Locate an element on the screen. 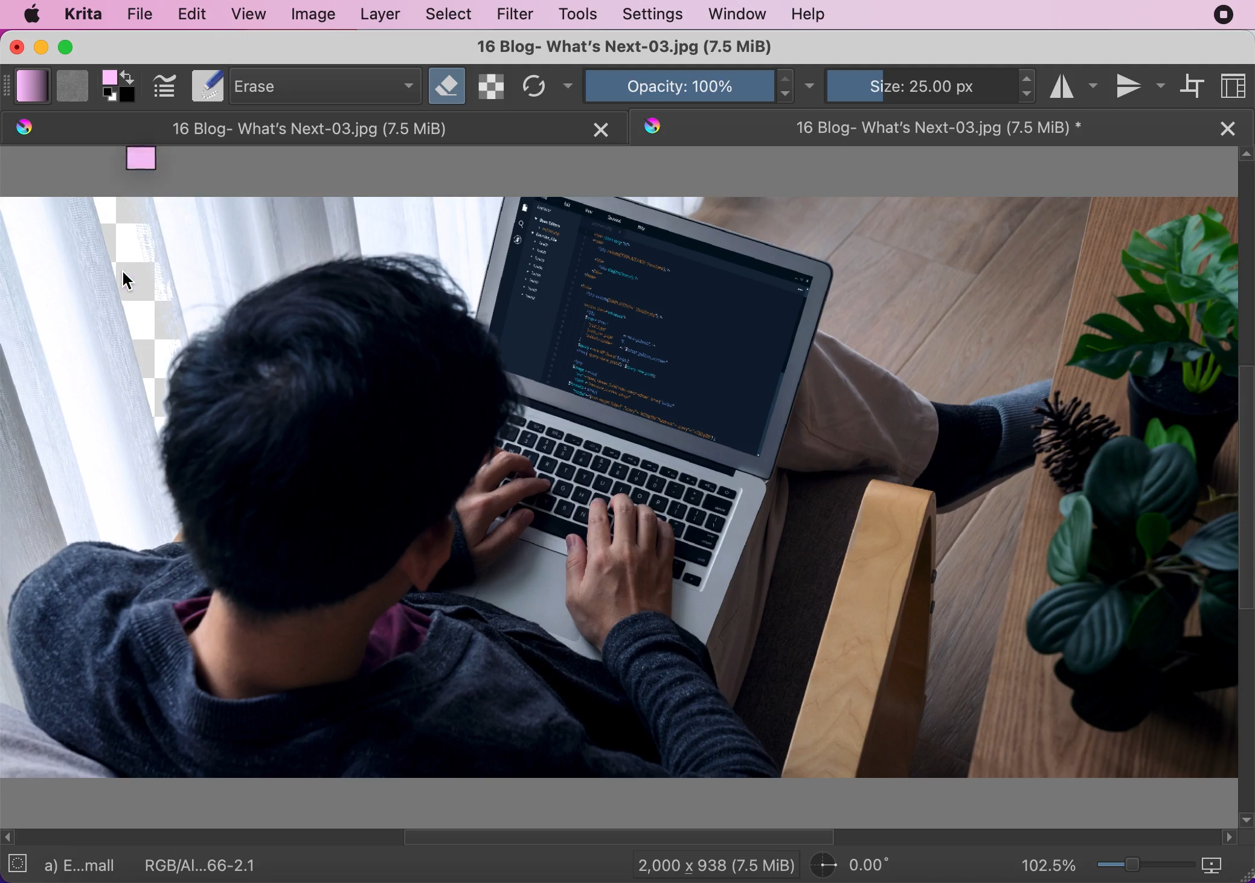 This screenshot has height=883, width=1255. image is located at coordinates (620, 493).